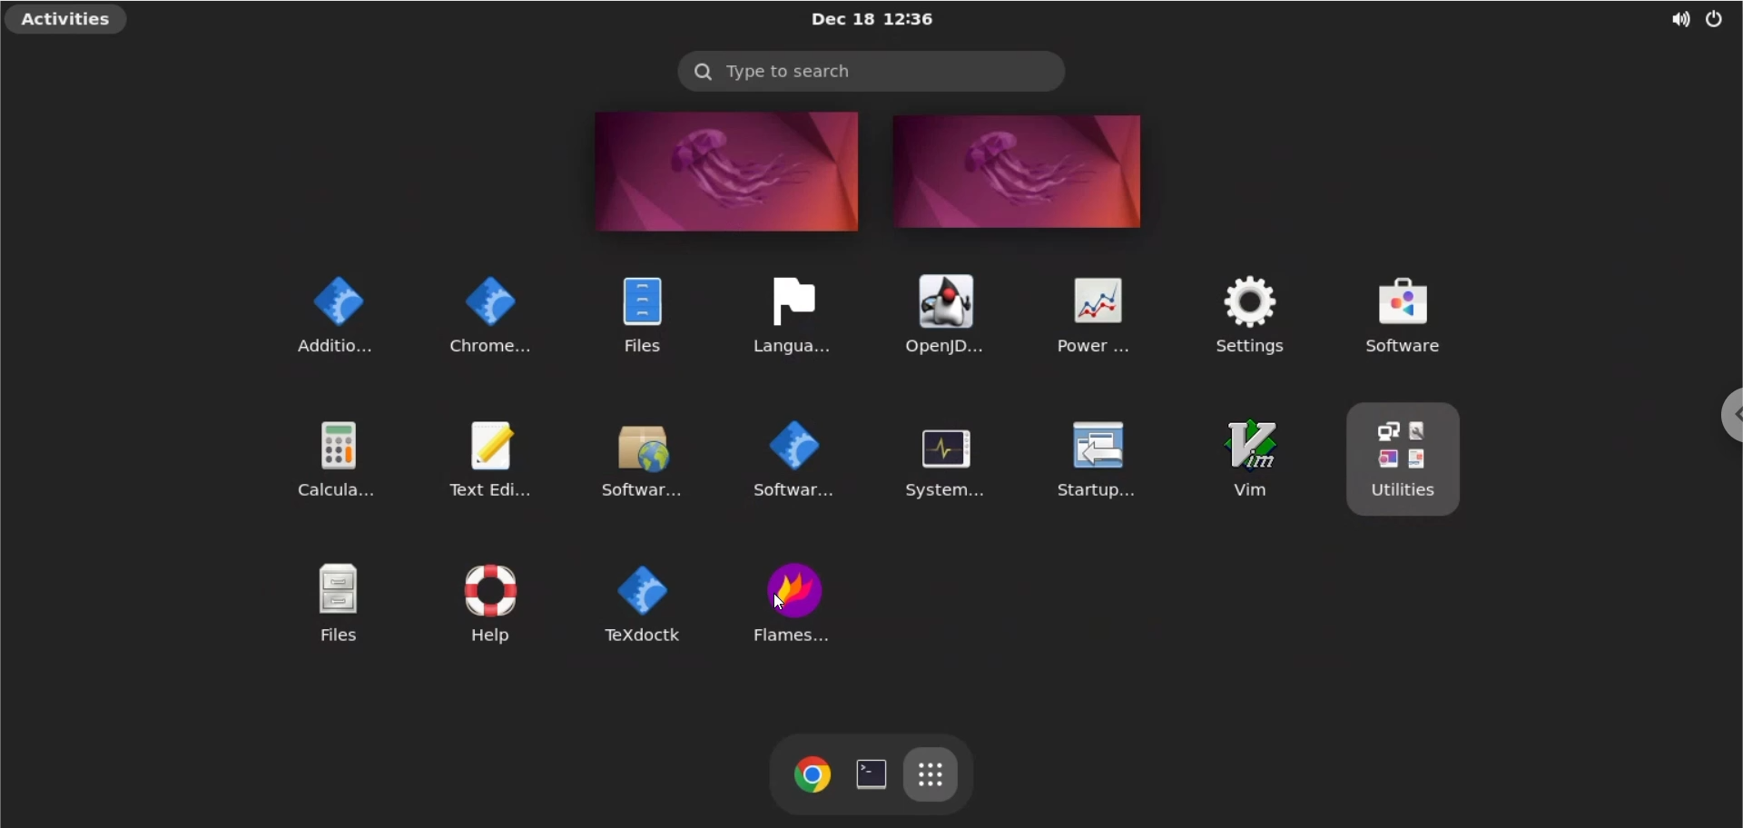  Describe the element at coordinates (1098, 463) in the screenshot. I see `startup settings` at that location.